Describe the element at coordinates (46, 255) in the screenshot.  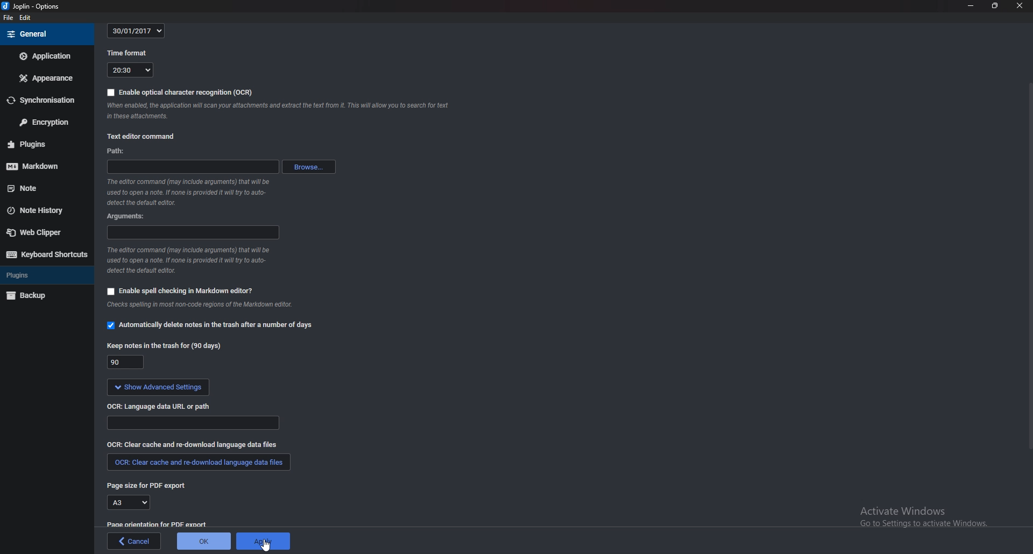
I see `Keyboard shortcuts` at that location.